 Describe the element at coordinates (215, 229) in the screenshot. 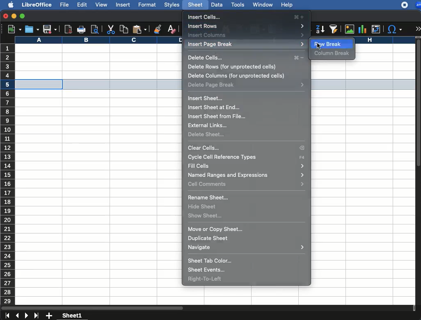

I see `move or copy sheet` at that location.